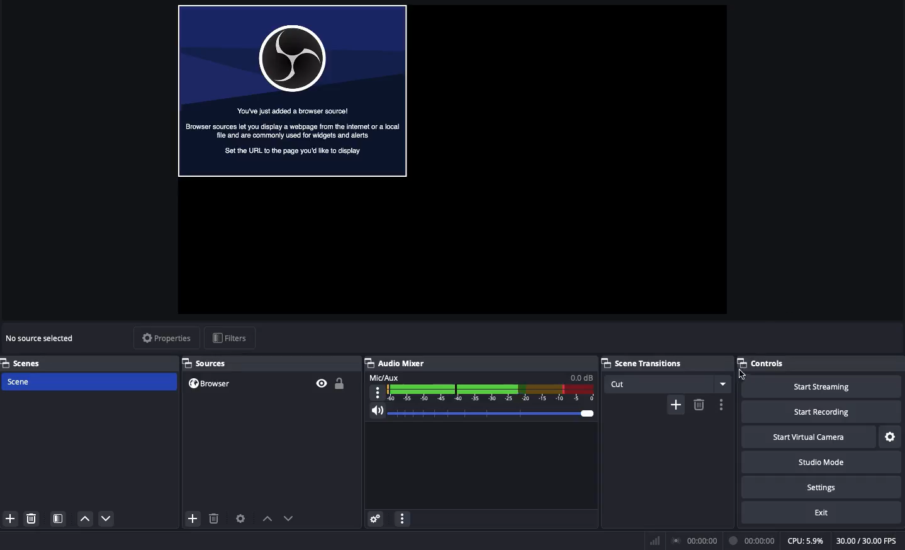 This screenshot has height=550, width=905. What do you see at coordinates (59, 520) in the screenshot?
I see `Scene filter` at bounding box center [59, 520].